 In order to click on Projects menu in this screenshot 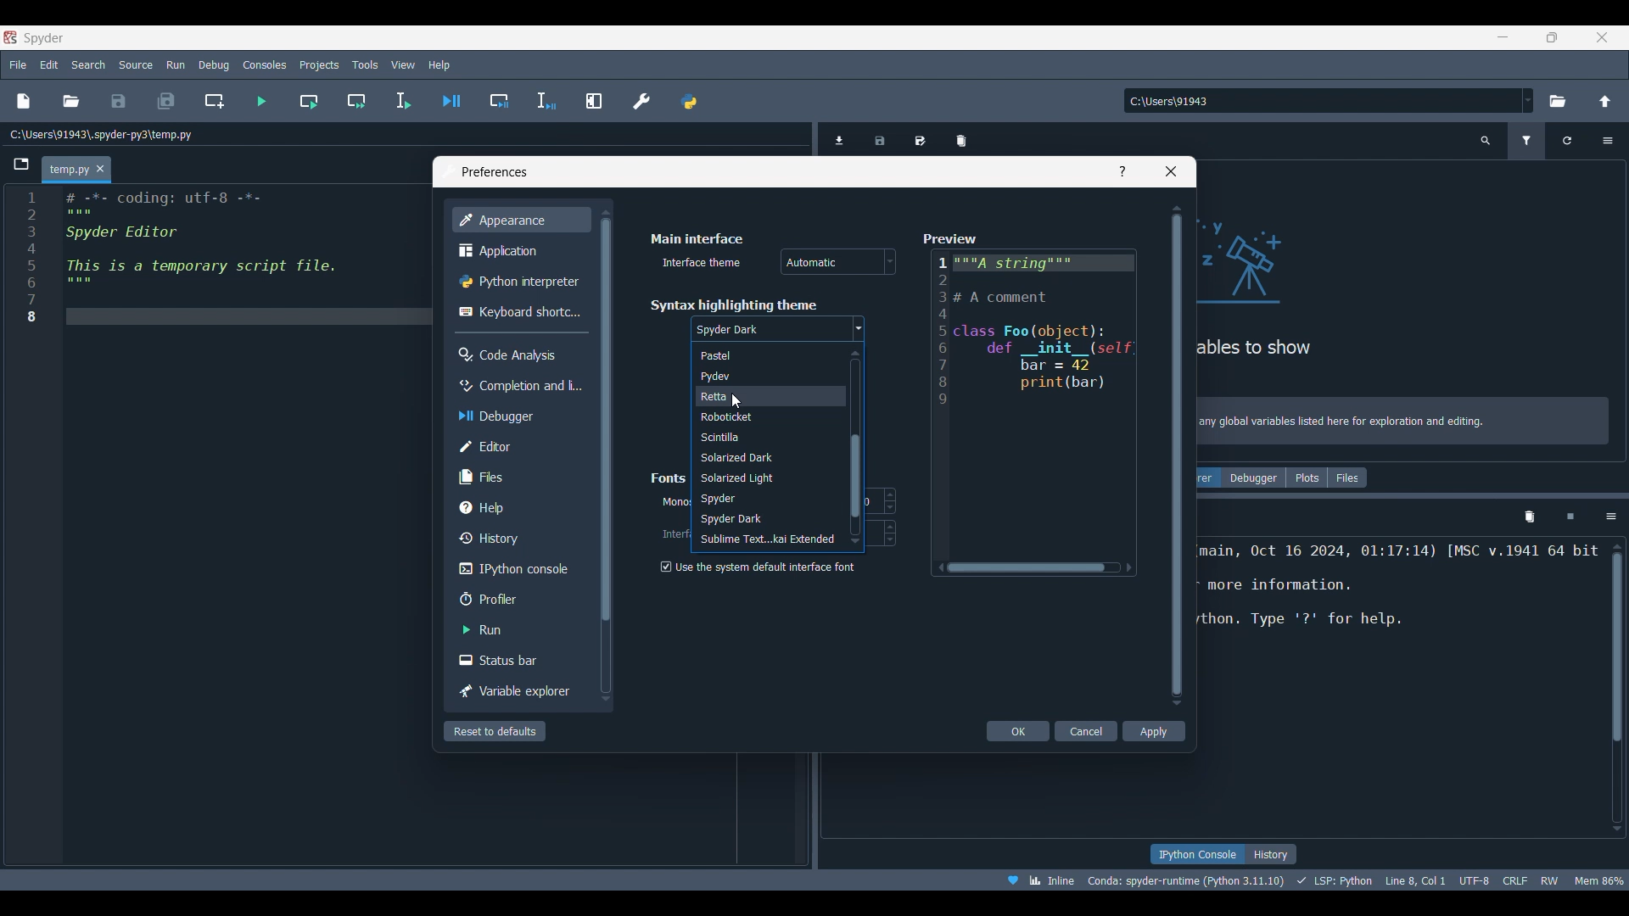, I will do `click(318, 64)`.